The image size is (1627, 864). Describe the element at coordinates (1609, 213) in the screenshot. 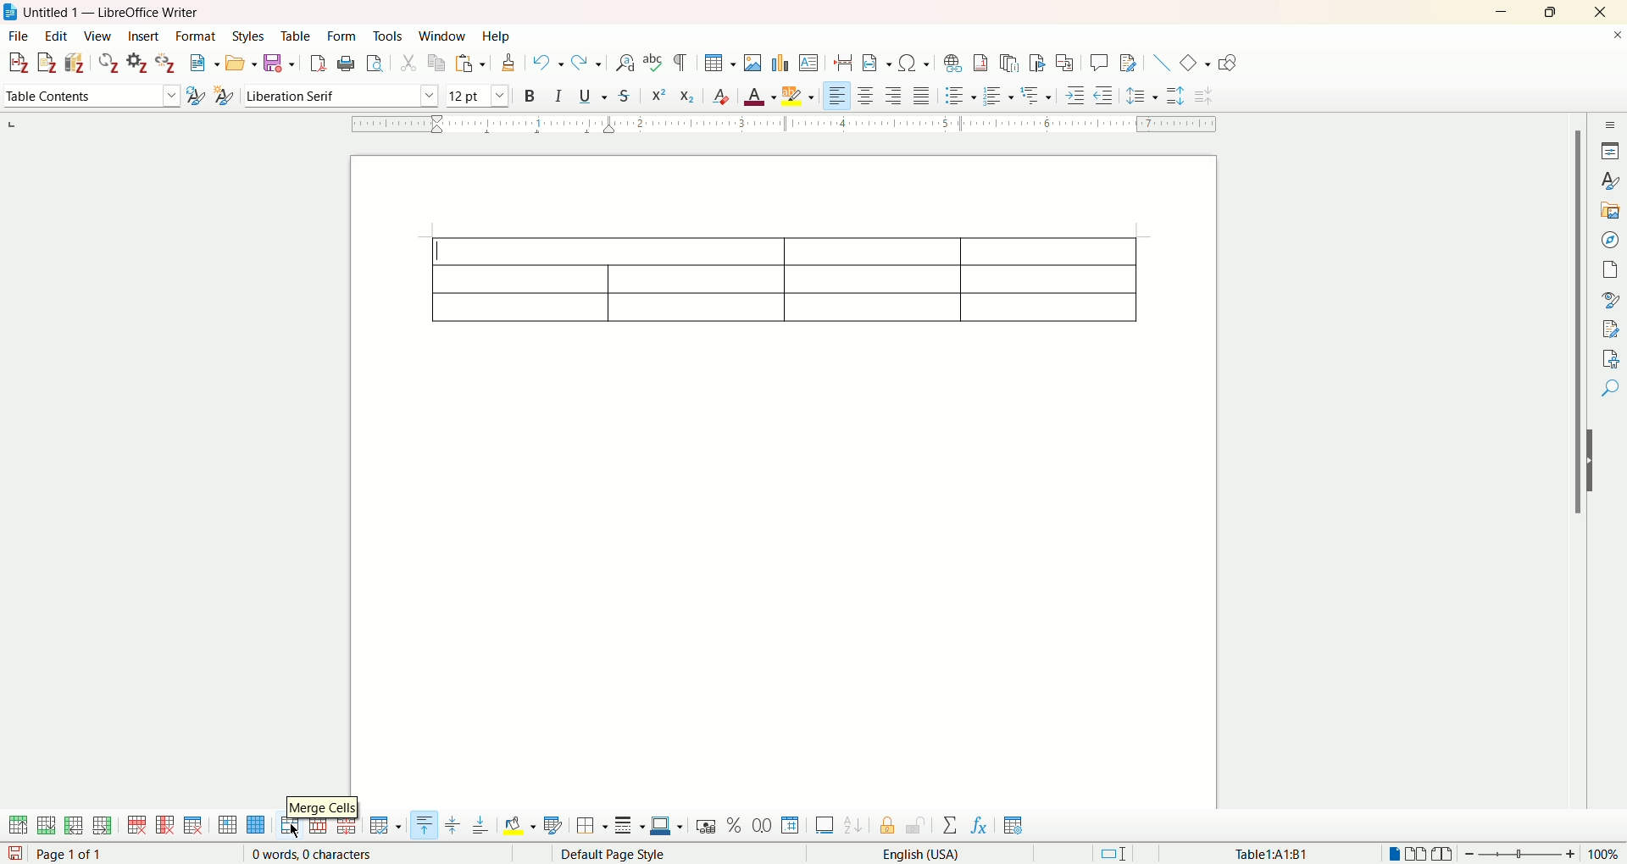

I see `gallery` at that location.